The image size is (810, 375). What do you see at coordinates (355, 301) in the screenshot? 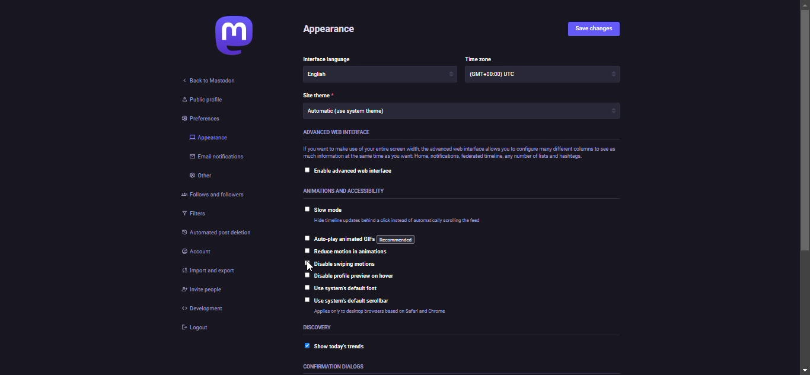
I see `use system's default scrollbar` at bounding box center [355, 301].